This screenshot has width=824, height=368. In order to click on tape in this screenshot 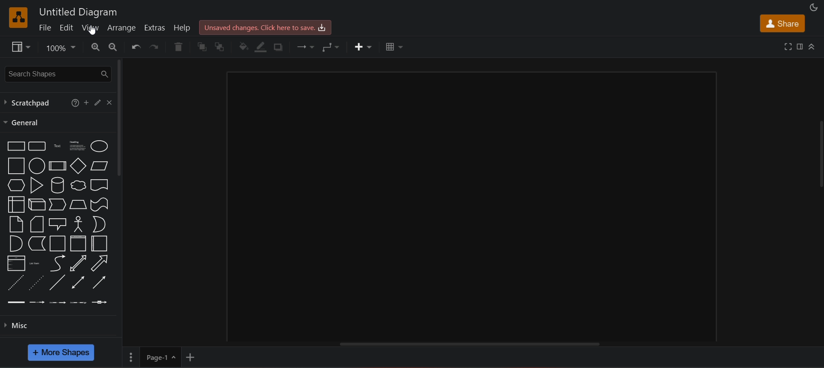, I will do `click(99, 204)`.